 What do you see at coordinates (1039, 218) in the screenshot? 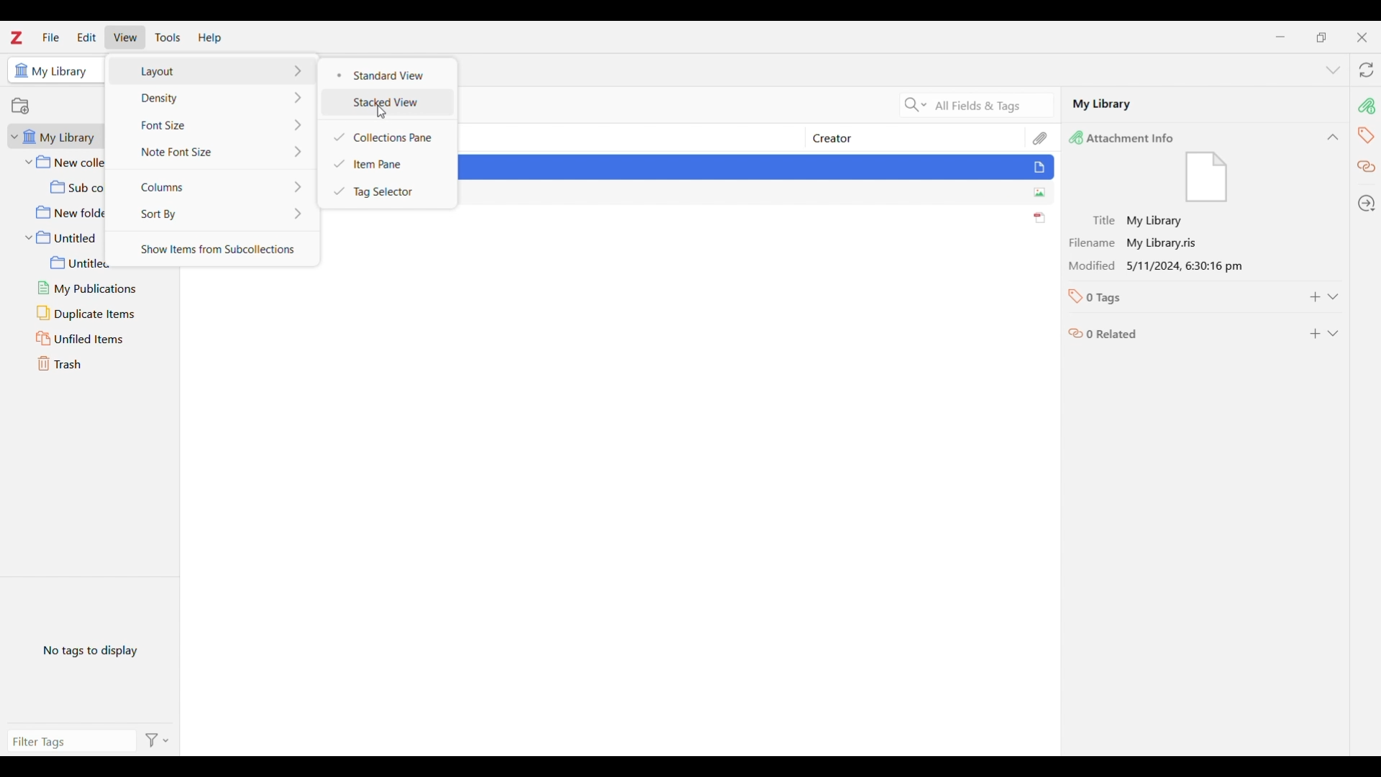
I see `pdf icon` at bounding box center [1039, 218].